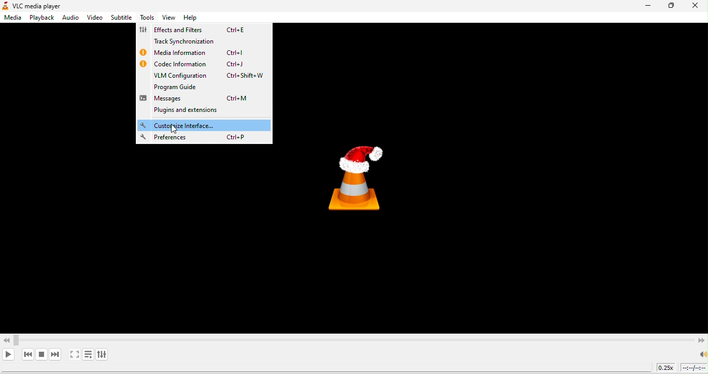  Describe the element at coordinates (176, 131) in the screenshot. I see `cursor movement` at that location.